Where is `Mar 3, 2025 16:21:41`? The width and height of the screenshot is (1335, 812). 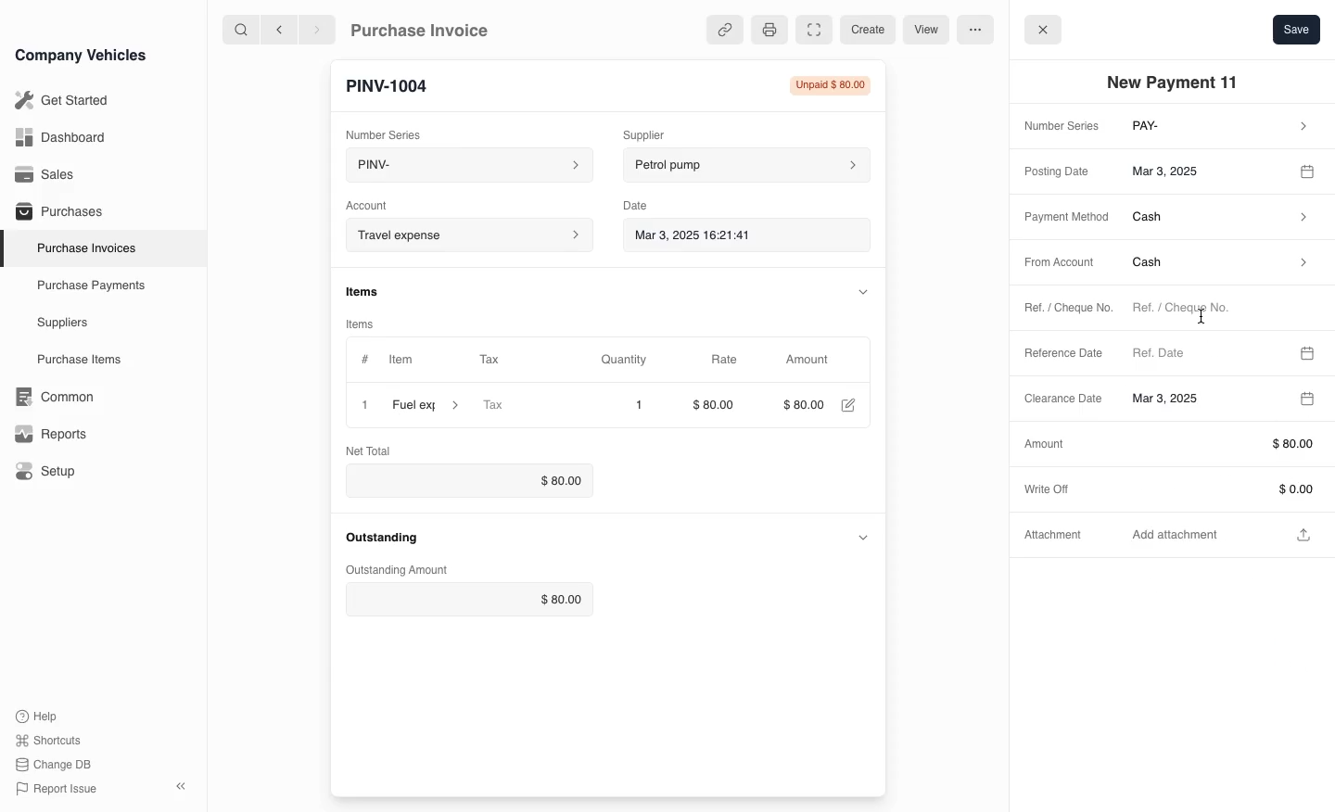
Mar 3, 2025 16:21:41 is located at coordinates (731, 234).